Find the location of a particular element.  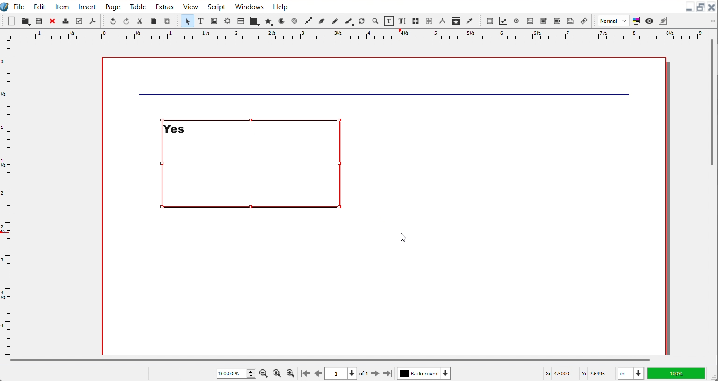

New is located at coordinates (12, 21).